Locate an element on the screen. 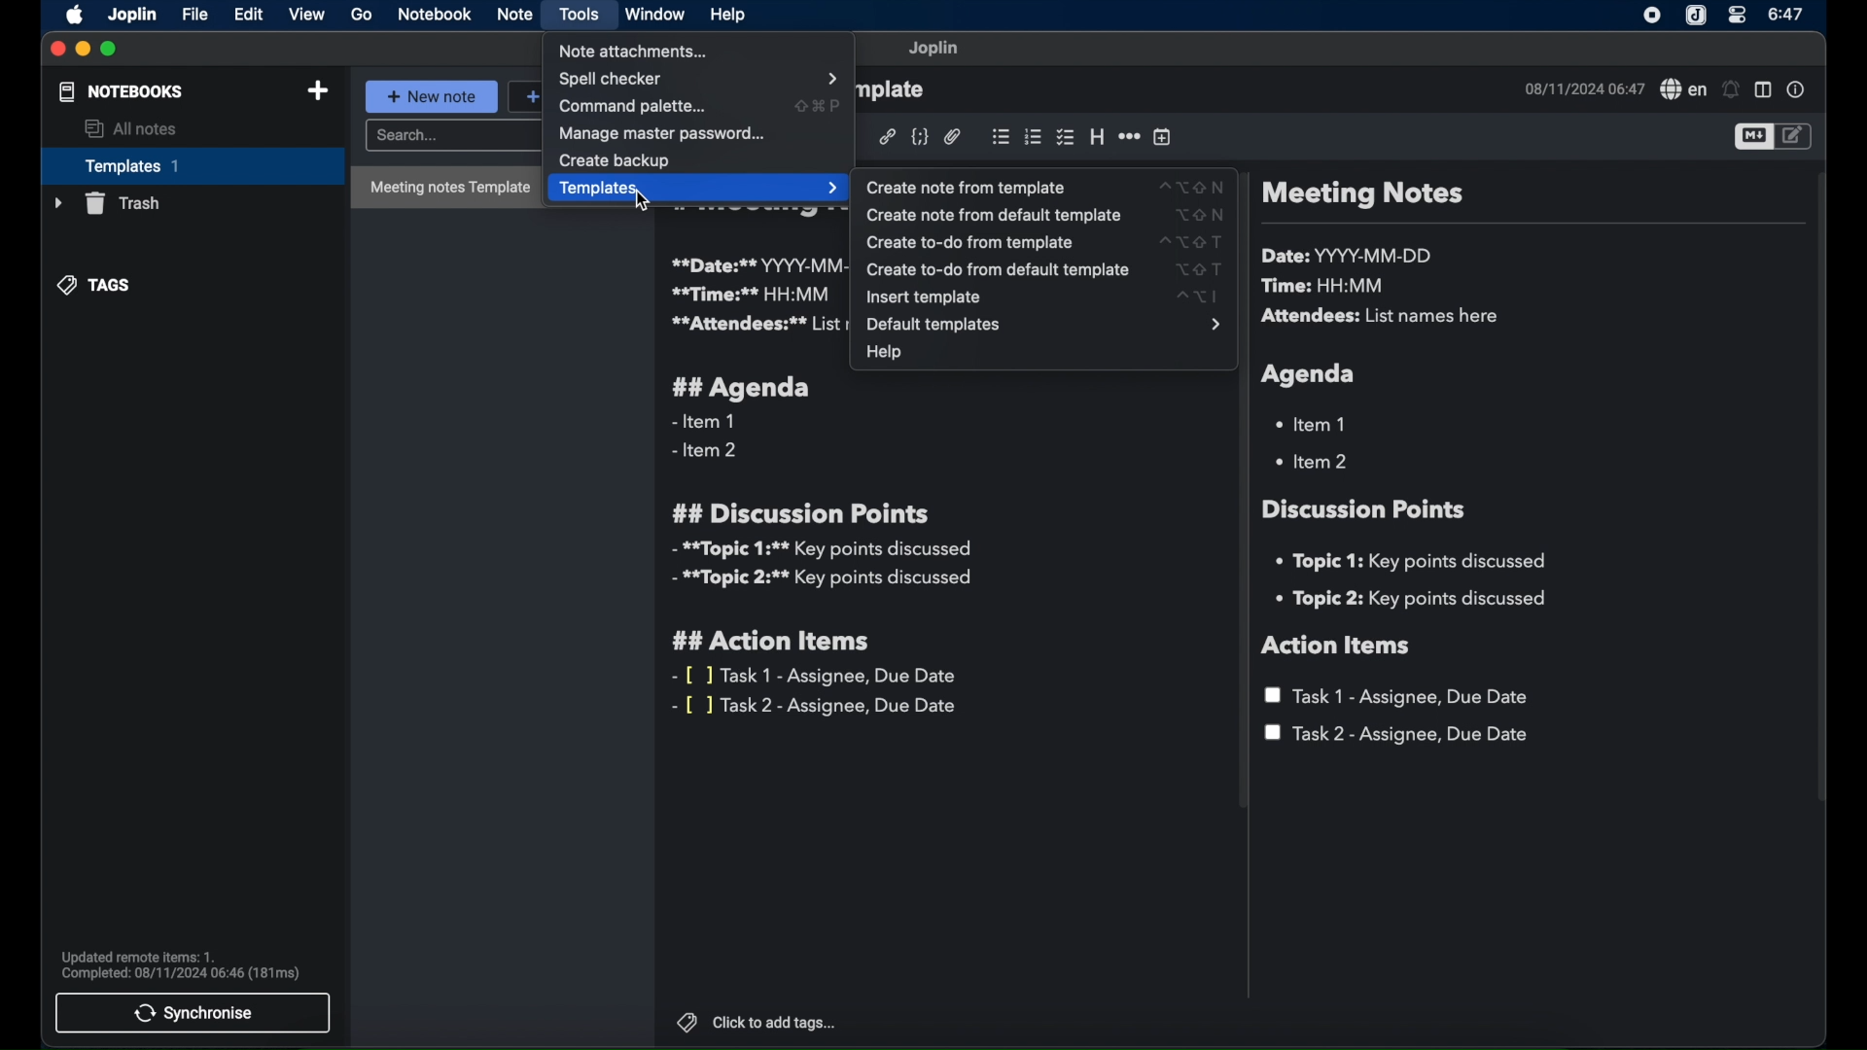  note is located at coordinates (514, 15).